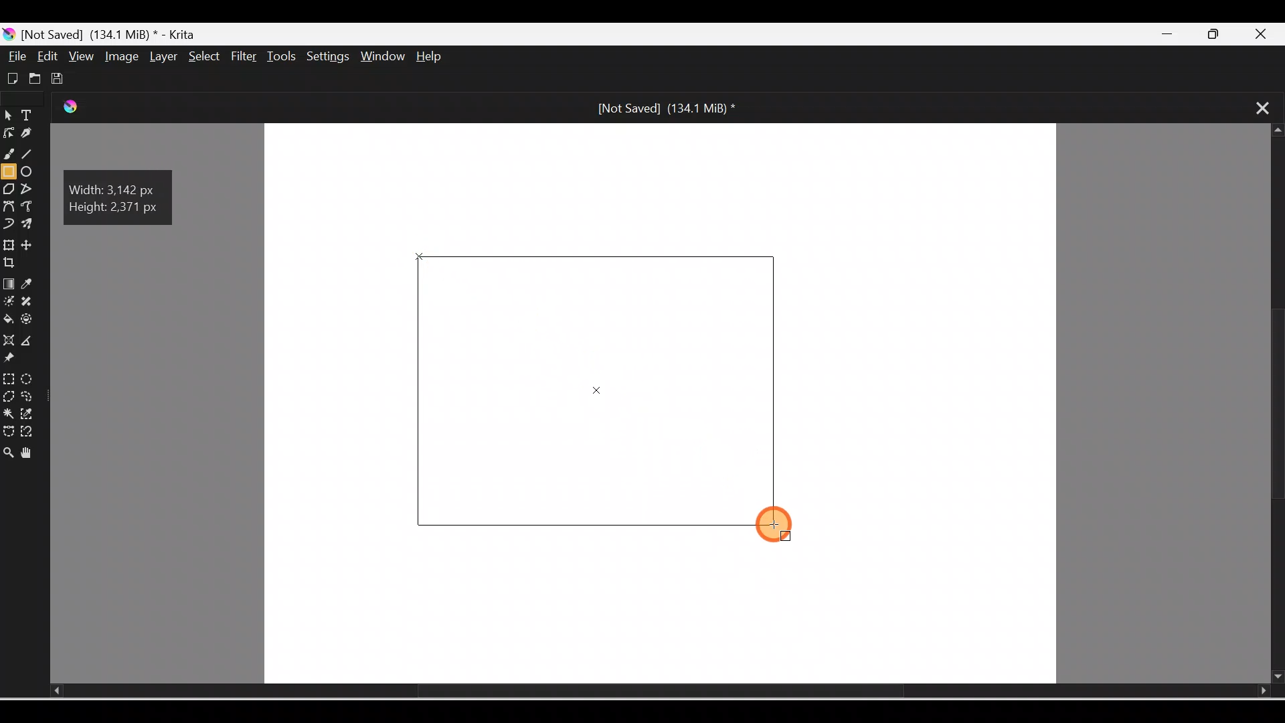 The width and height of the screenshot is (1285, 723). Describe the element at coordinates (31, 322) in the screenshot. I see `Enclose and fill tool` at that location.